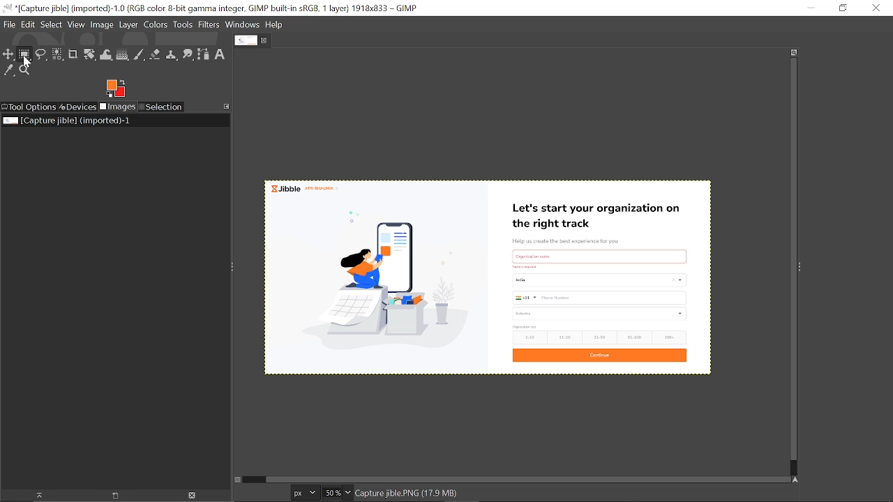 The width and height of the screenshot is (893, 502). Describe the element at coordinates (242, 25) in the screenshot. I see `Windows` at that location.